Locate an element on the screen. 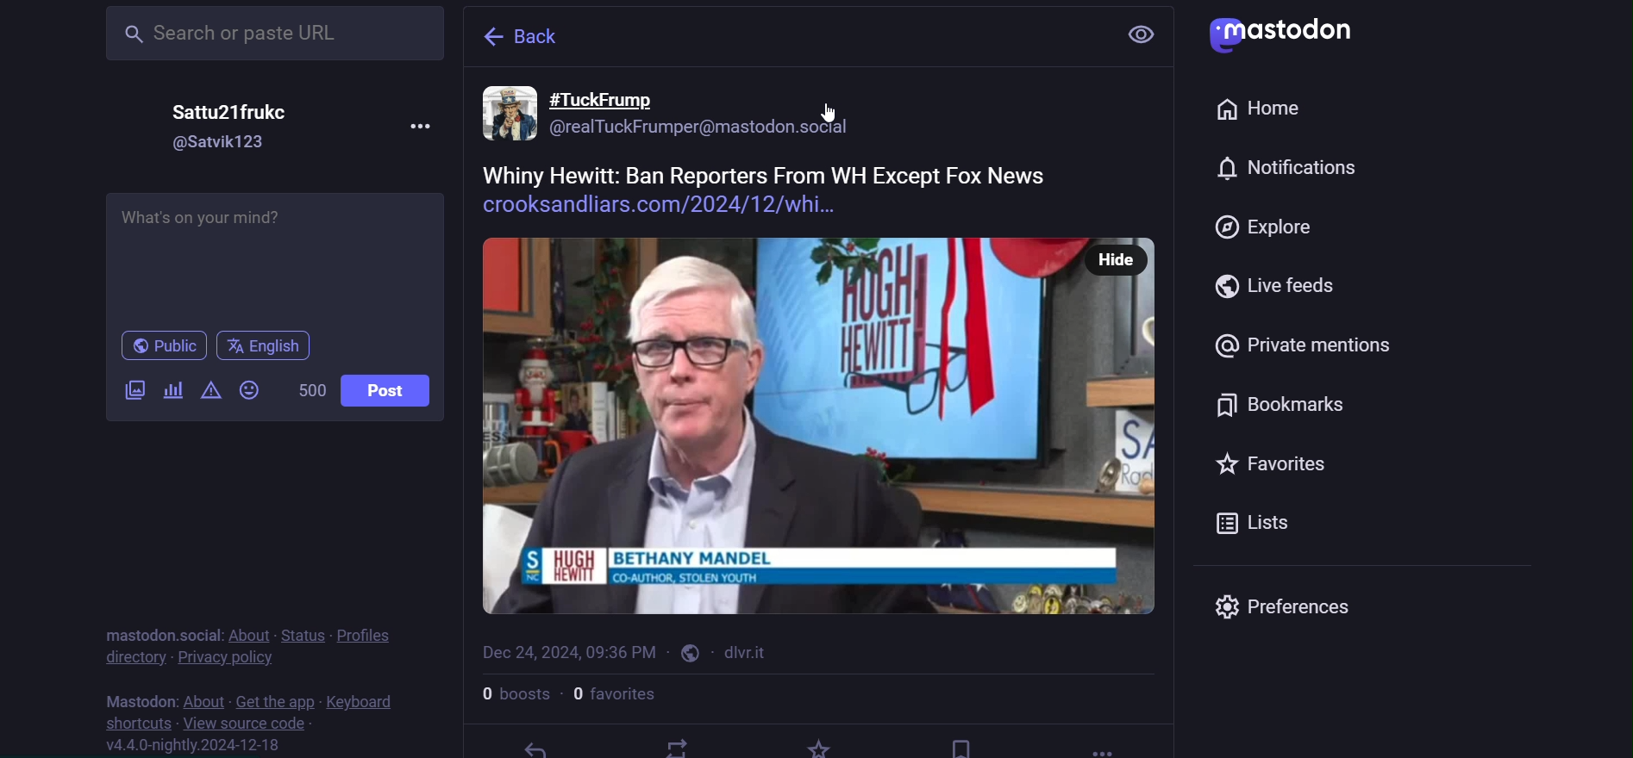 The width and height of the screenshot is (1633, 758). cursor is located at coordinates (832, 121).